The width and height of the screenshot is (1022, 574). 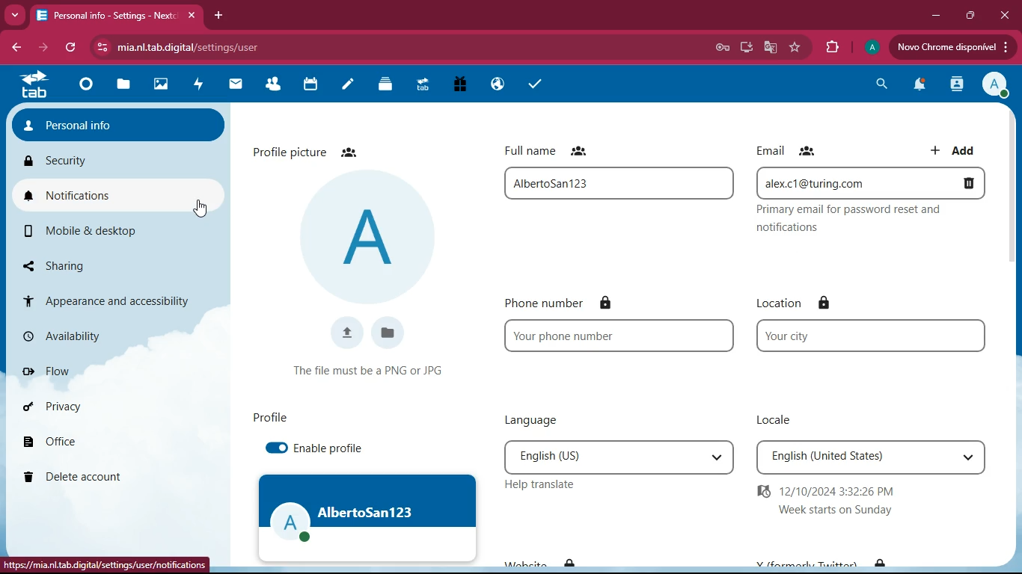 I want to click on public, so click(x=494, y=85).